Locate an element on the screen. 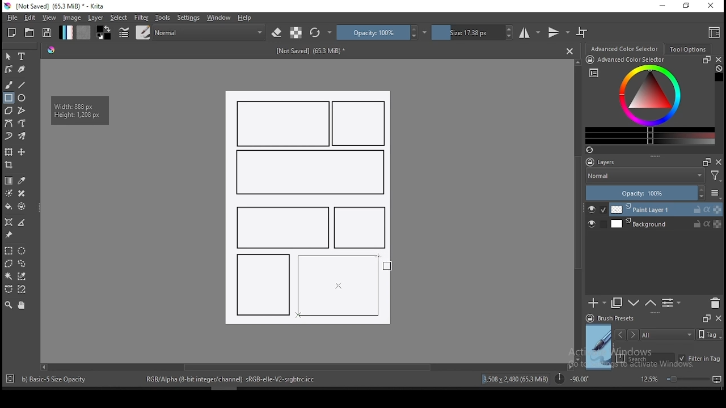  wrap around mode is located at coordinates (583, 32).